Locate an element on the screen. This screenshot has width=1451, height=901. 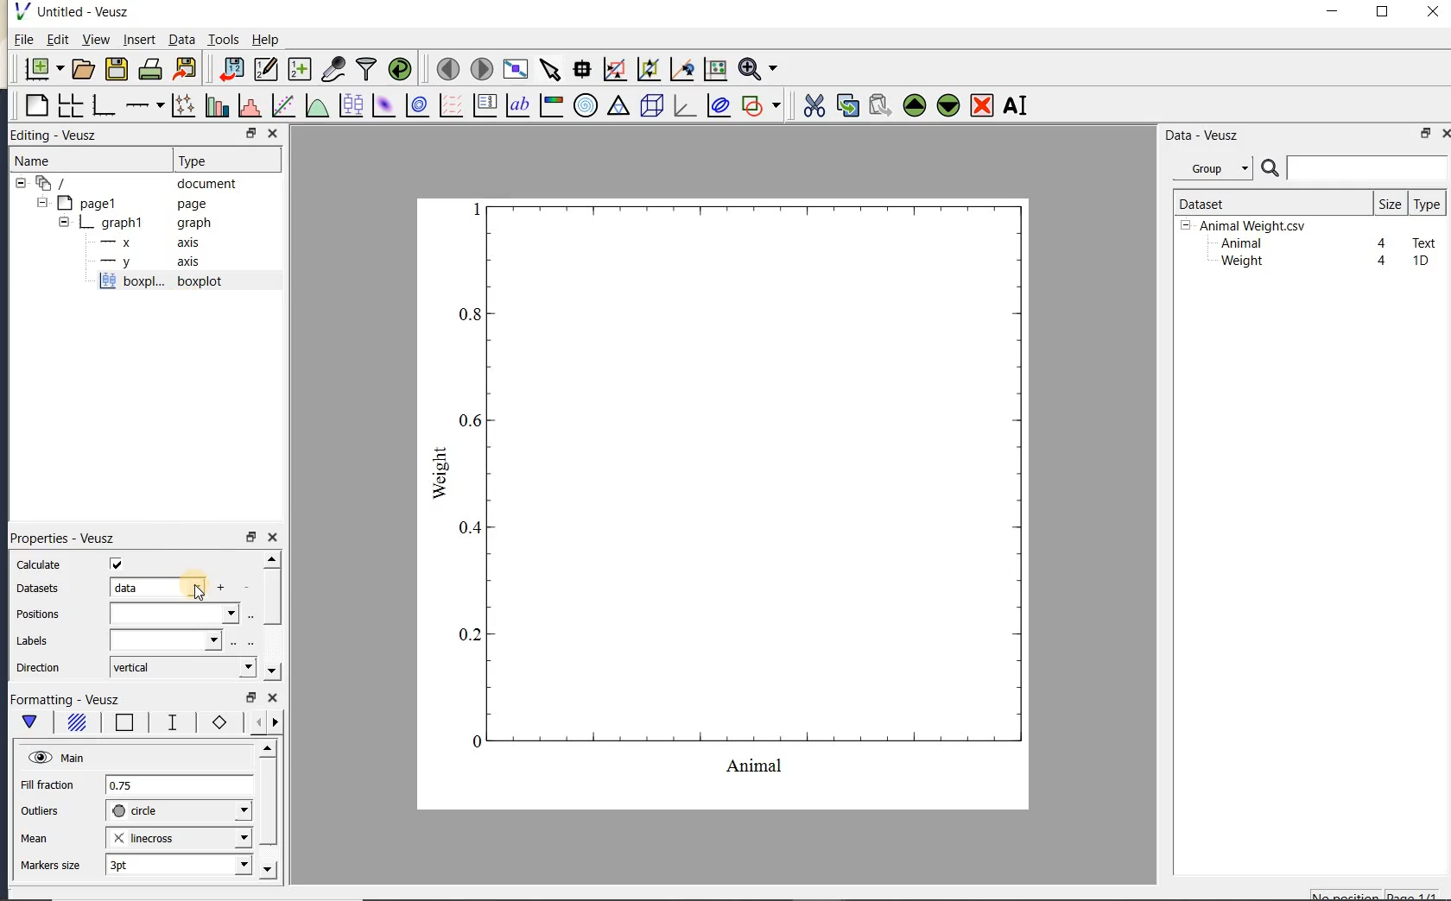
cut the selected widget is located at coordinates (813, 106).